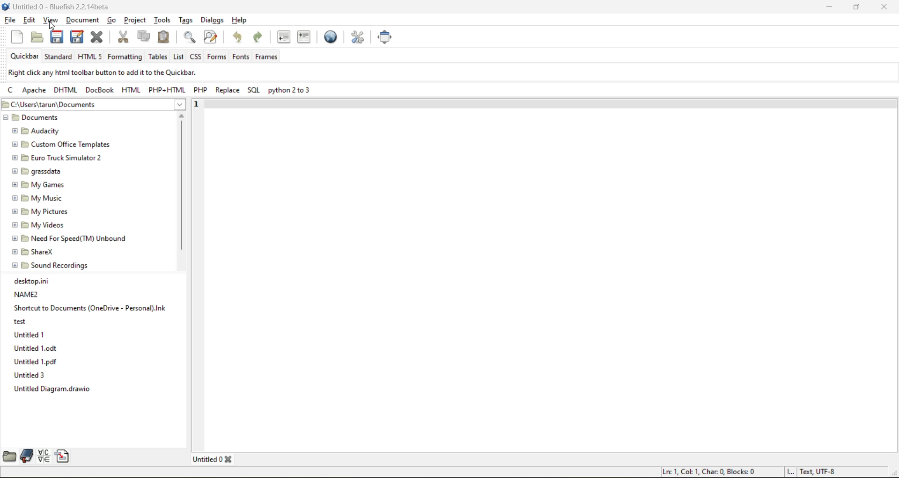  I want to click on ShareX, so click(34, 252).